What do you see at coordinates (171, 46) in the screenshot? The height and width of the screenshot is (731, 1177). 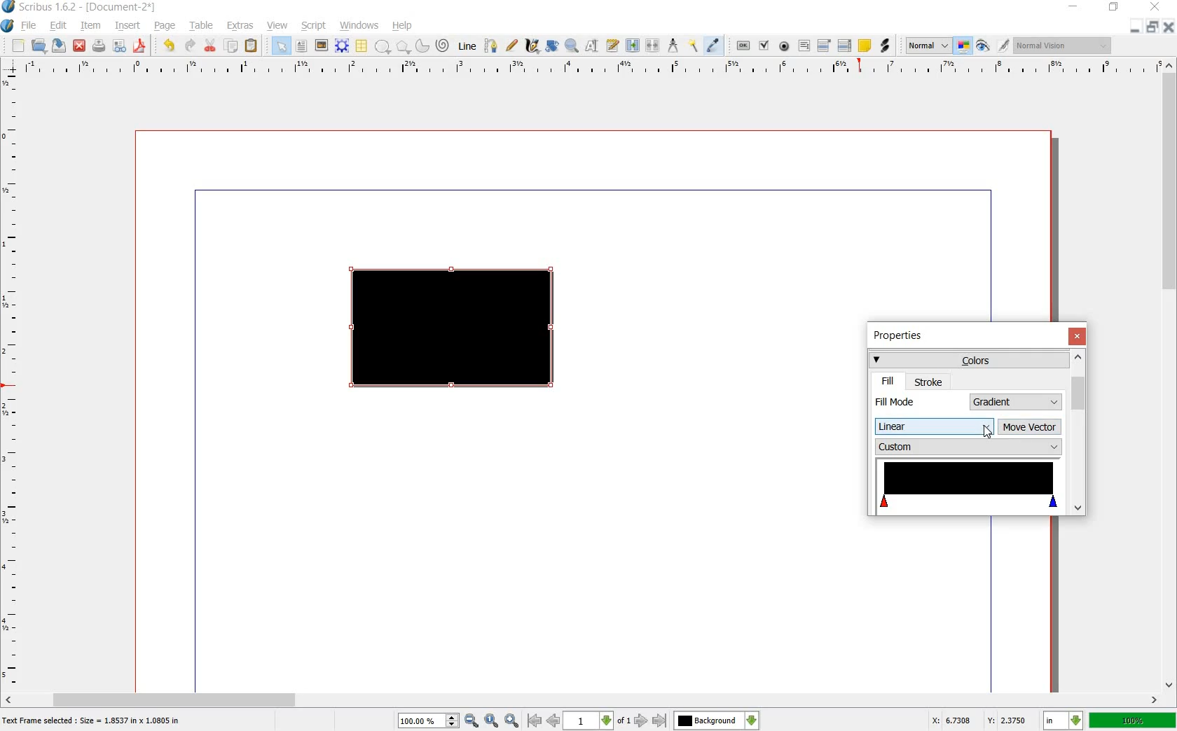 I see `undo` at bounding box center [171, 46].